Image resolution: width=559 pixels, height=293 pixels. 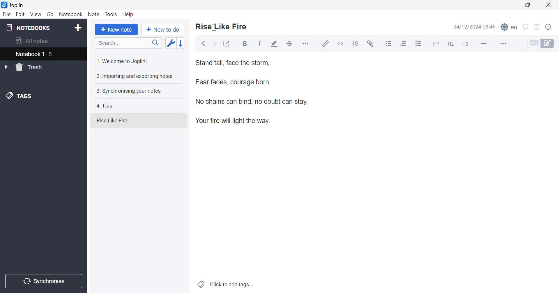 I want to click on Insert / edit link, so click(x=325, y=42).